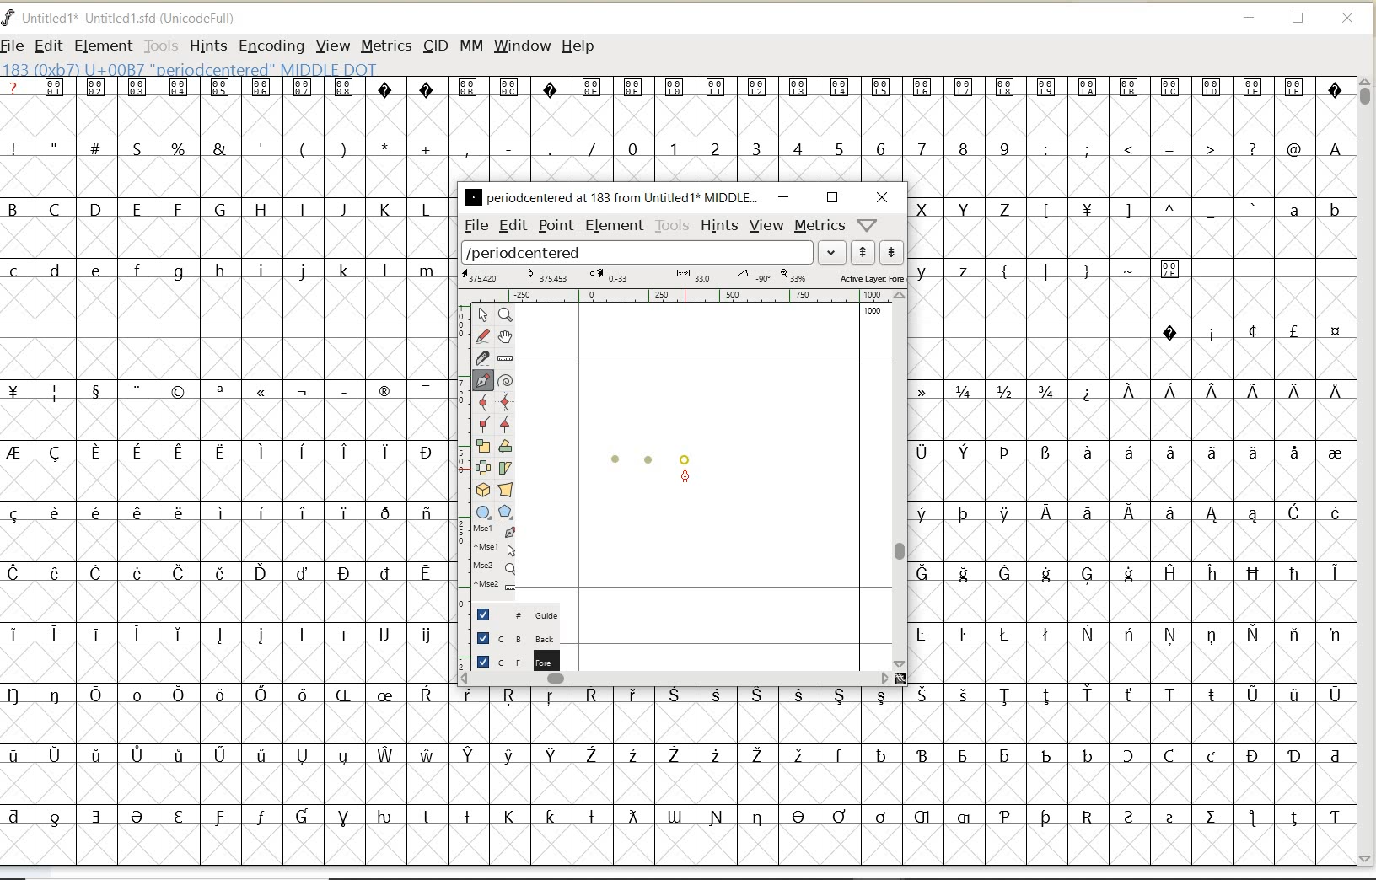 This screenshot has width=1376, height=880. I want to click on minimize, so click(783, 197).